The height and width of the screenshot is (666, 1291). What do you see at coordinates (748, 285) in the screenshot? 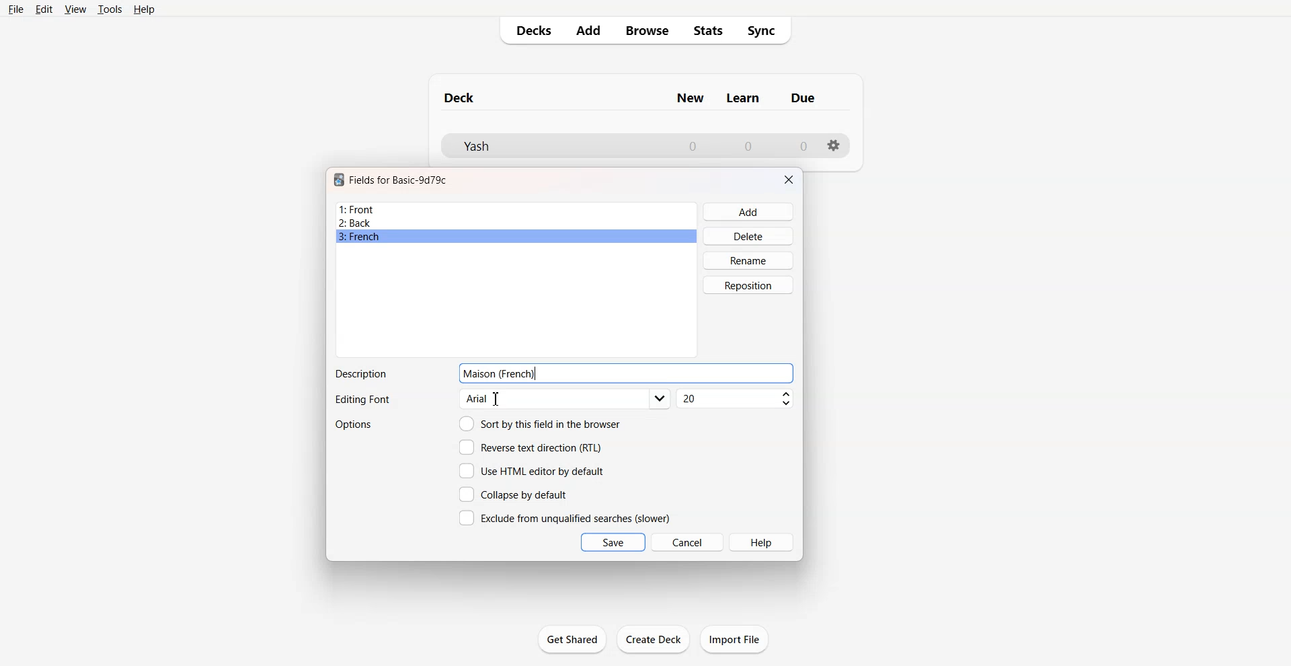
I see `Reposition` at bounding box center [748, 285].